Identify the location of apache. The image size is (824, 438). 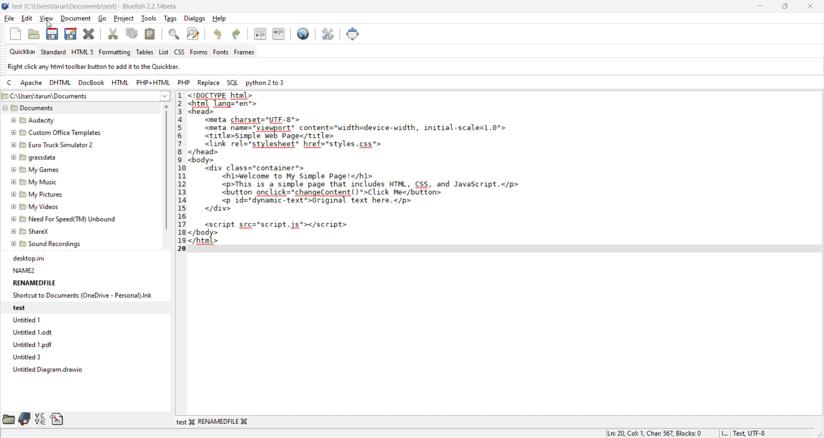
(31, 84).